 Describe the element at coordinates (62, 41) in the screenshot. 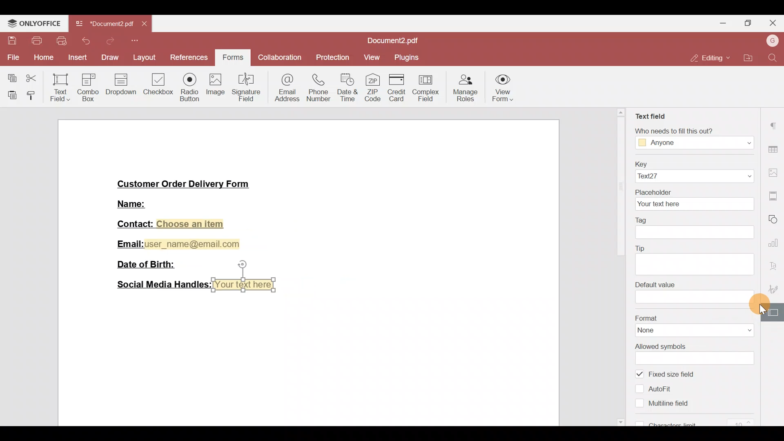

I see `Quick print` at that location.